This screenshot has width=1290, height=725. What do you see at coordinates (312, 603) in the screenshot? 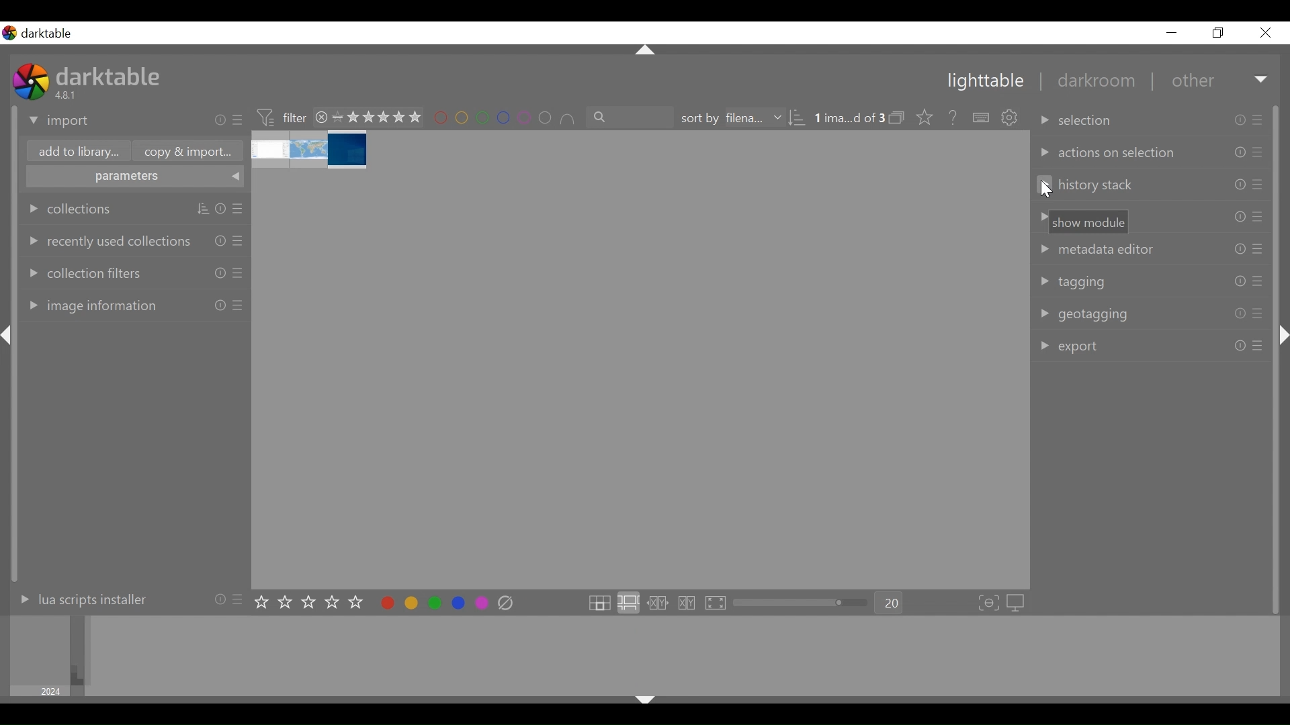
I see `set star rating` at bounding box center [312, 603].